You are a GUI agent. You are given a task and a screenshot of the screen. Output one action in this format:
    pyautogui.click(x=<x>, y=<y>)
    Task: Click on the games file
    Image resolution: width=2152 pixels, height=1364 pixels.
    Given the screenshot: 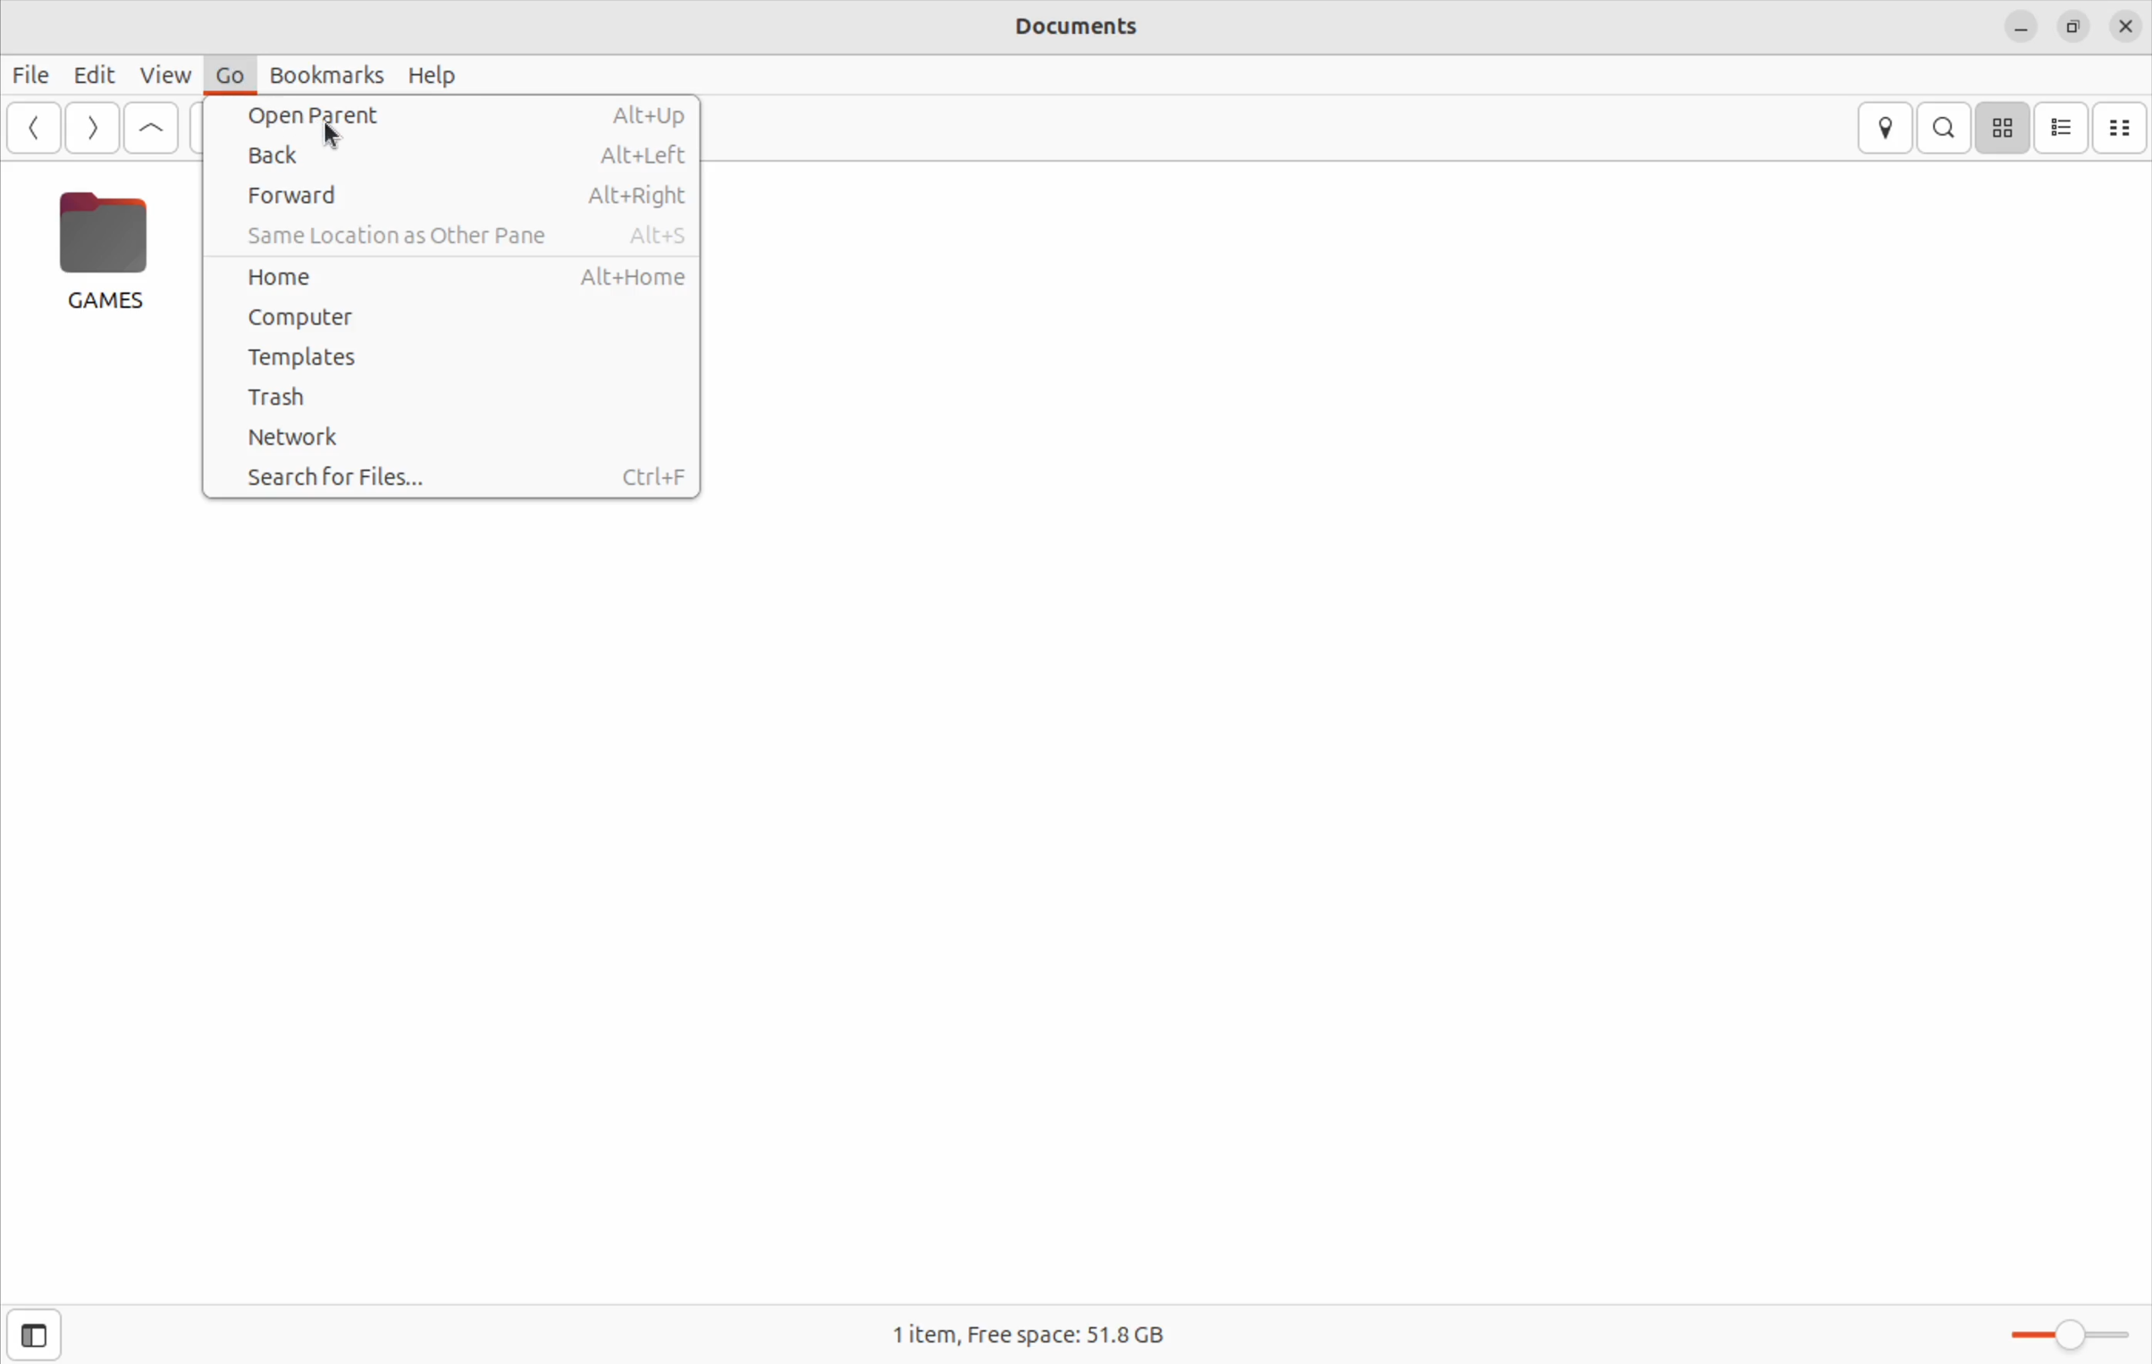 What is the action you would take?
    pyautogui.click(x=109, y=254)
    